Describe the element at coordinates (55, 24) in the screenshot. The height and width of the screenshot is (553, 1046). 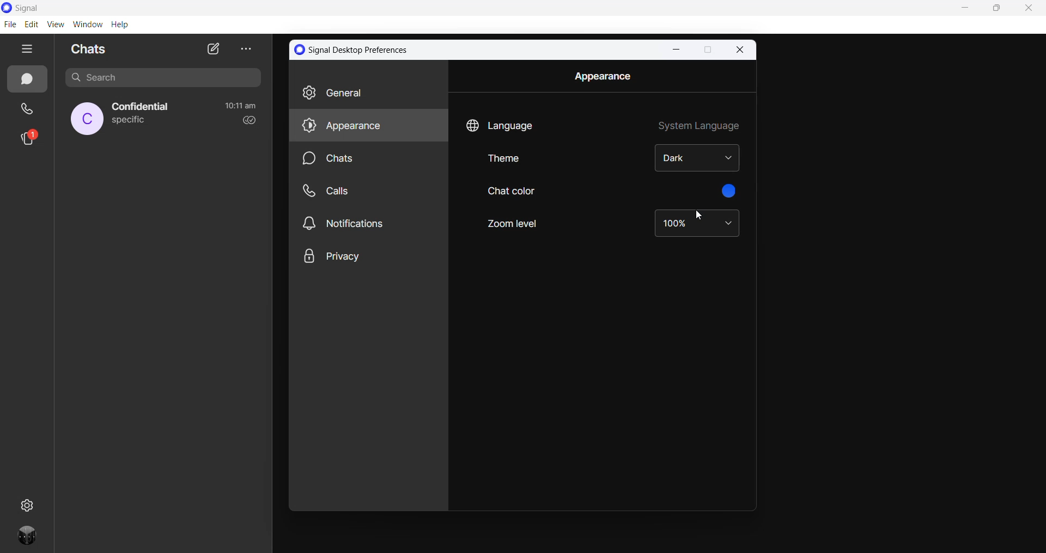
I see `view` at that location.